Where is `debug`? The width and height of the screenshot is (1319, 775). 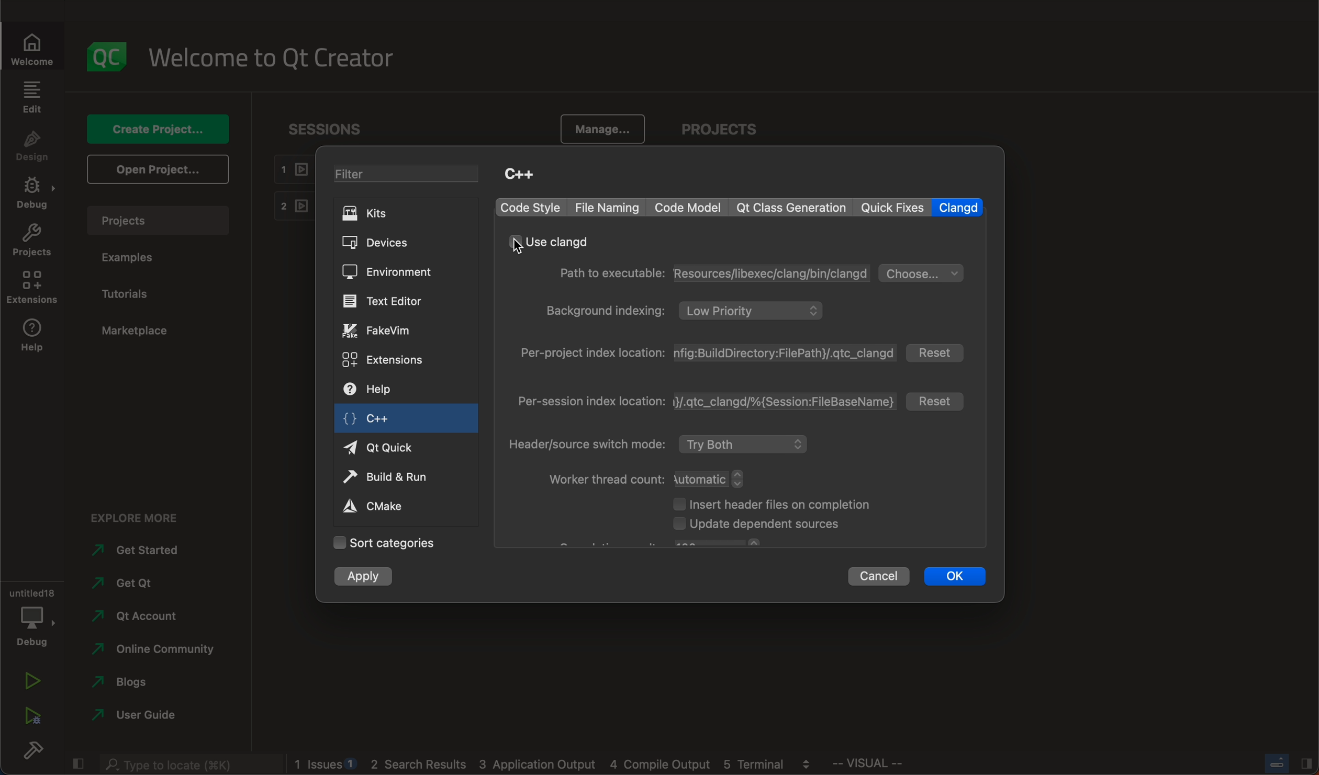
debug is located at coordinates (34, 620).